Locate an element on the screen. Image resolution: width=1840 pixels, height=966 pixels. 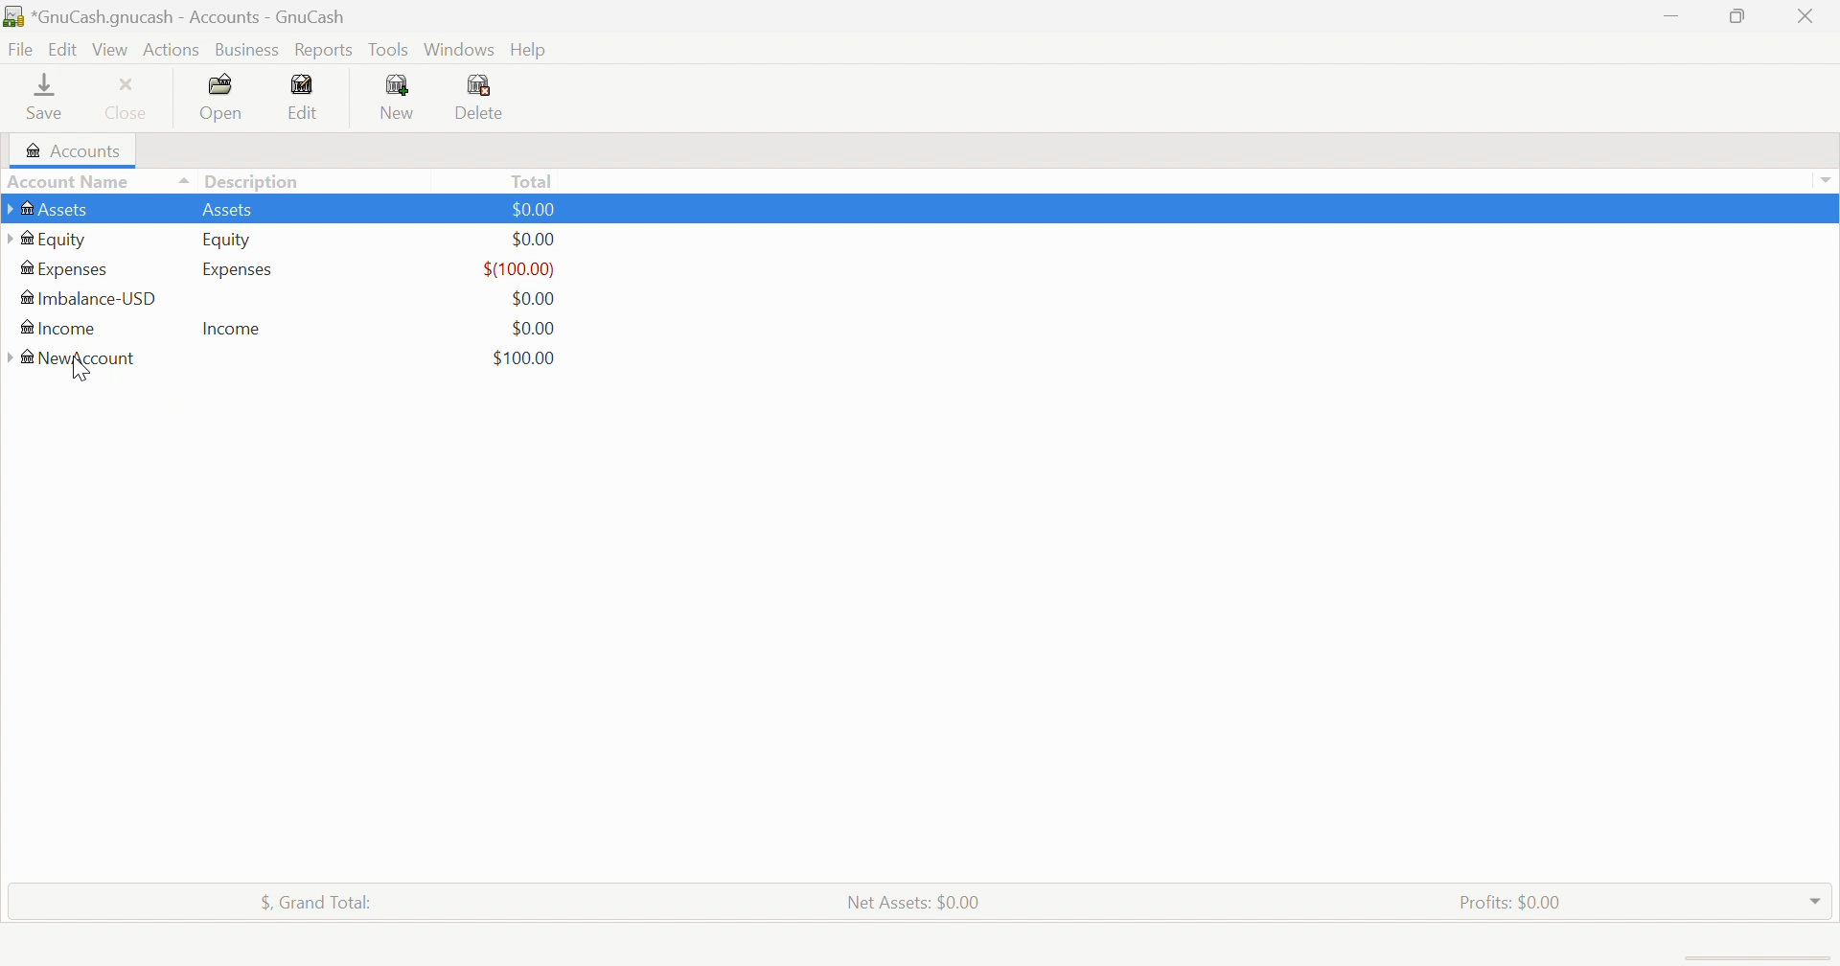
Profits: $0.00 is located at coordinates (1514, 902).